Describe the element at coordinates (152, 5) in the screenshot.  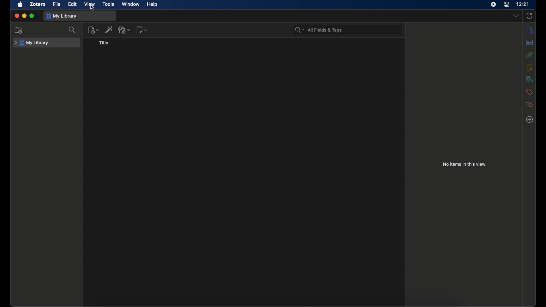
I see `help` at that location.